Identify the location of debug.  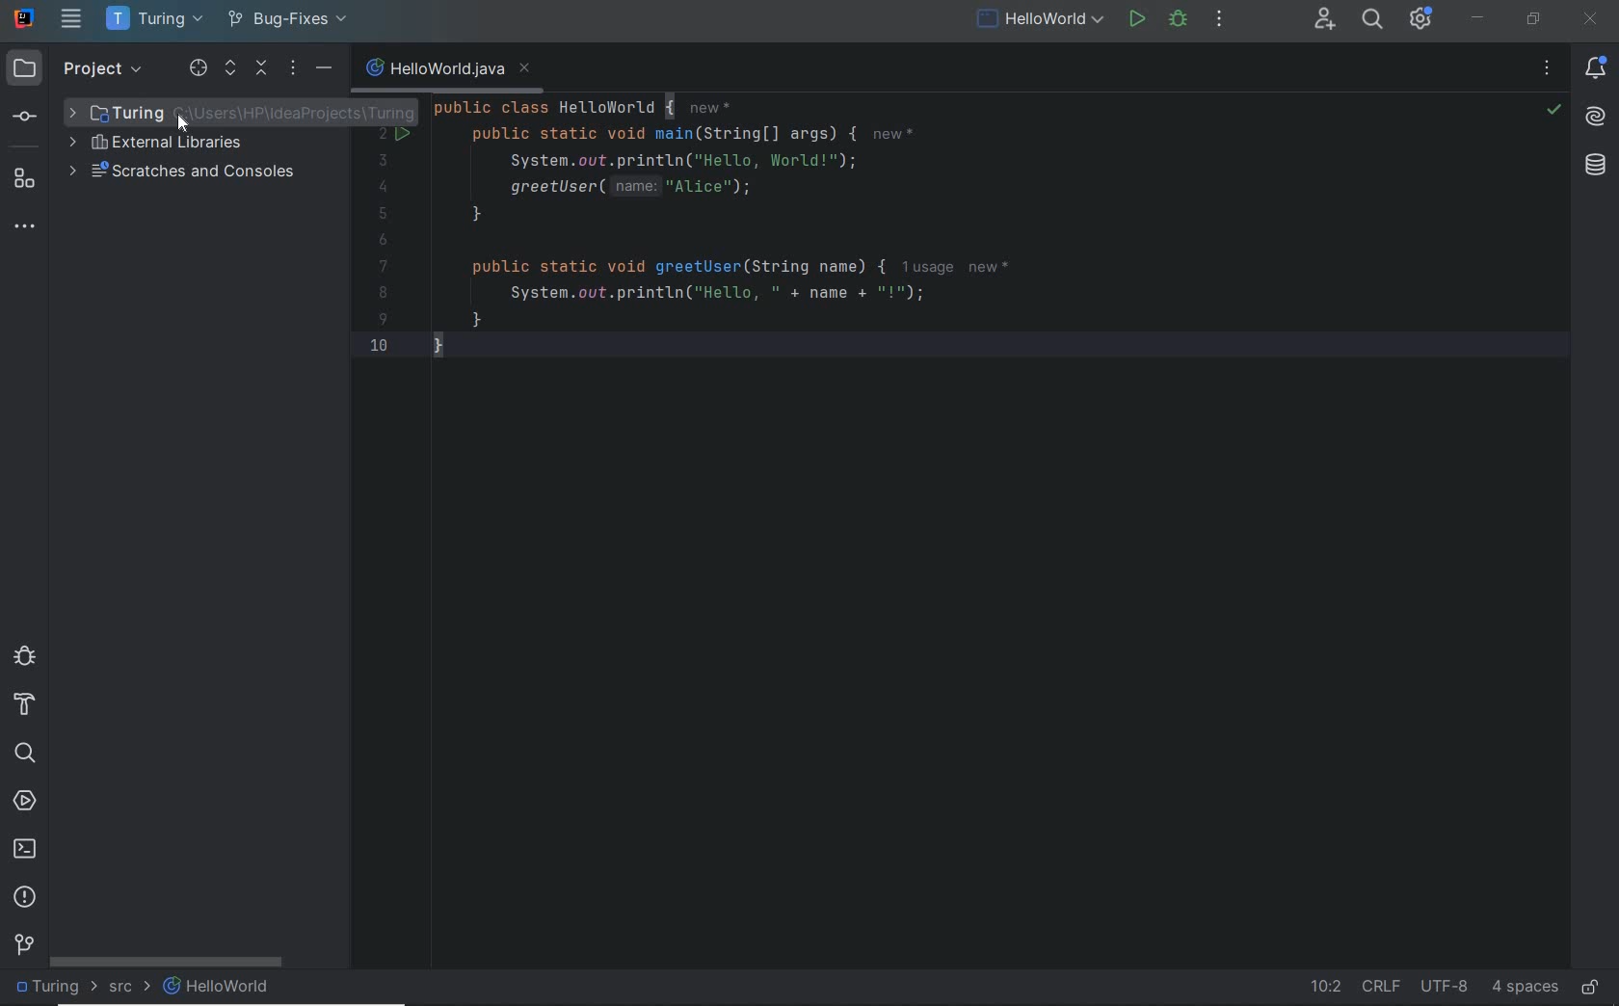
(24, 656).